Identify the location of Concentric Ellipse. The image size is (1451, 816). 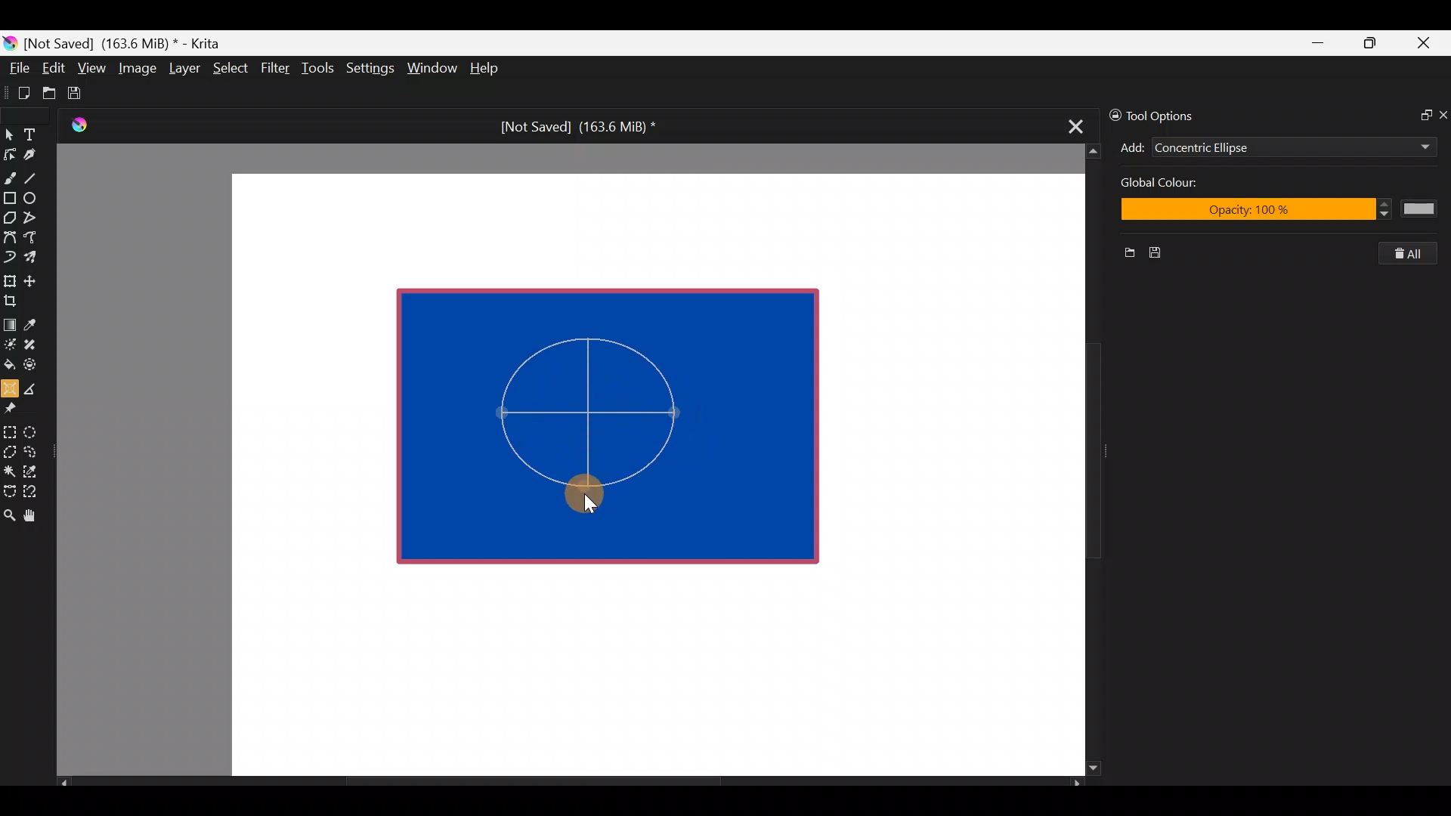
(1248, 149).